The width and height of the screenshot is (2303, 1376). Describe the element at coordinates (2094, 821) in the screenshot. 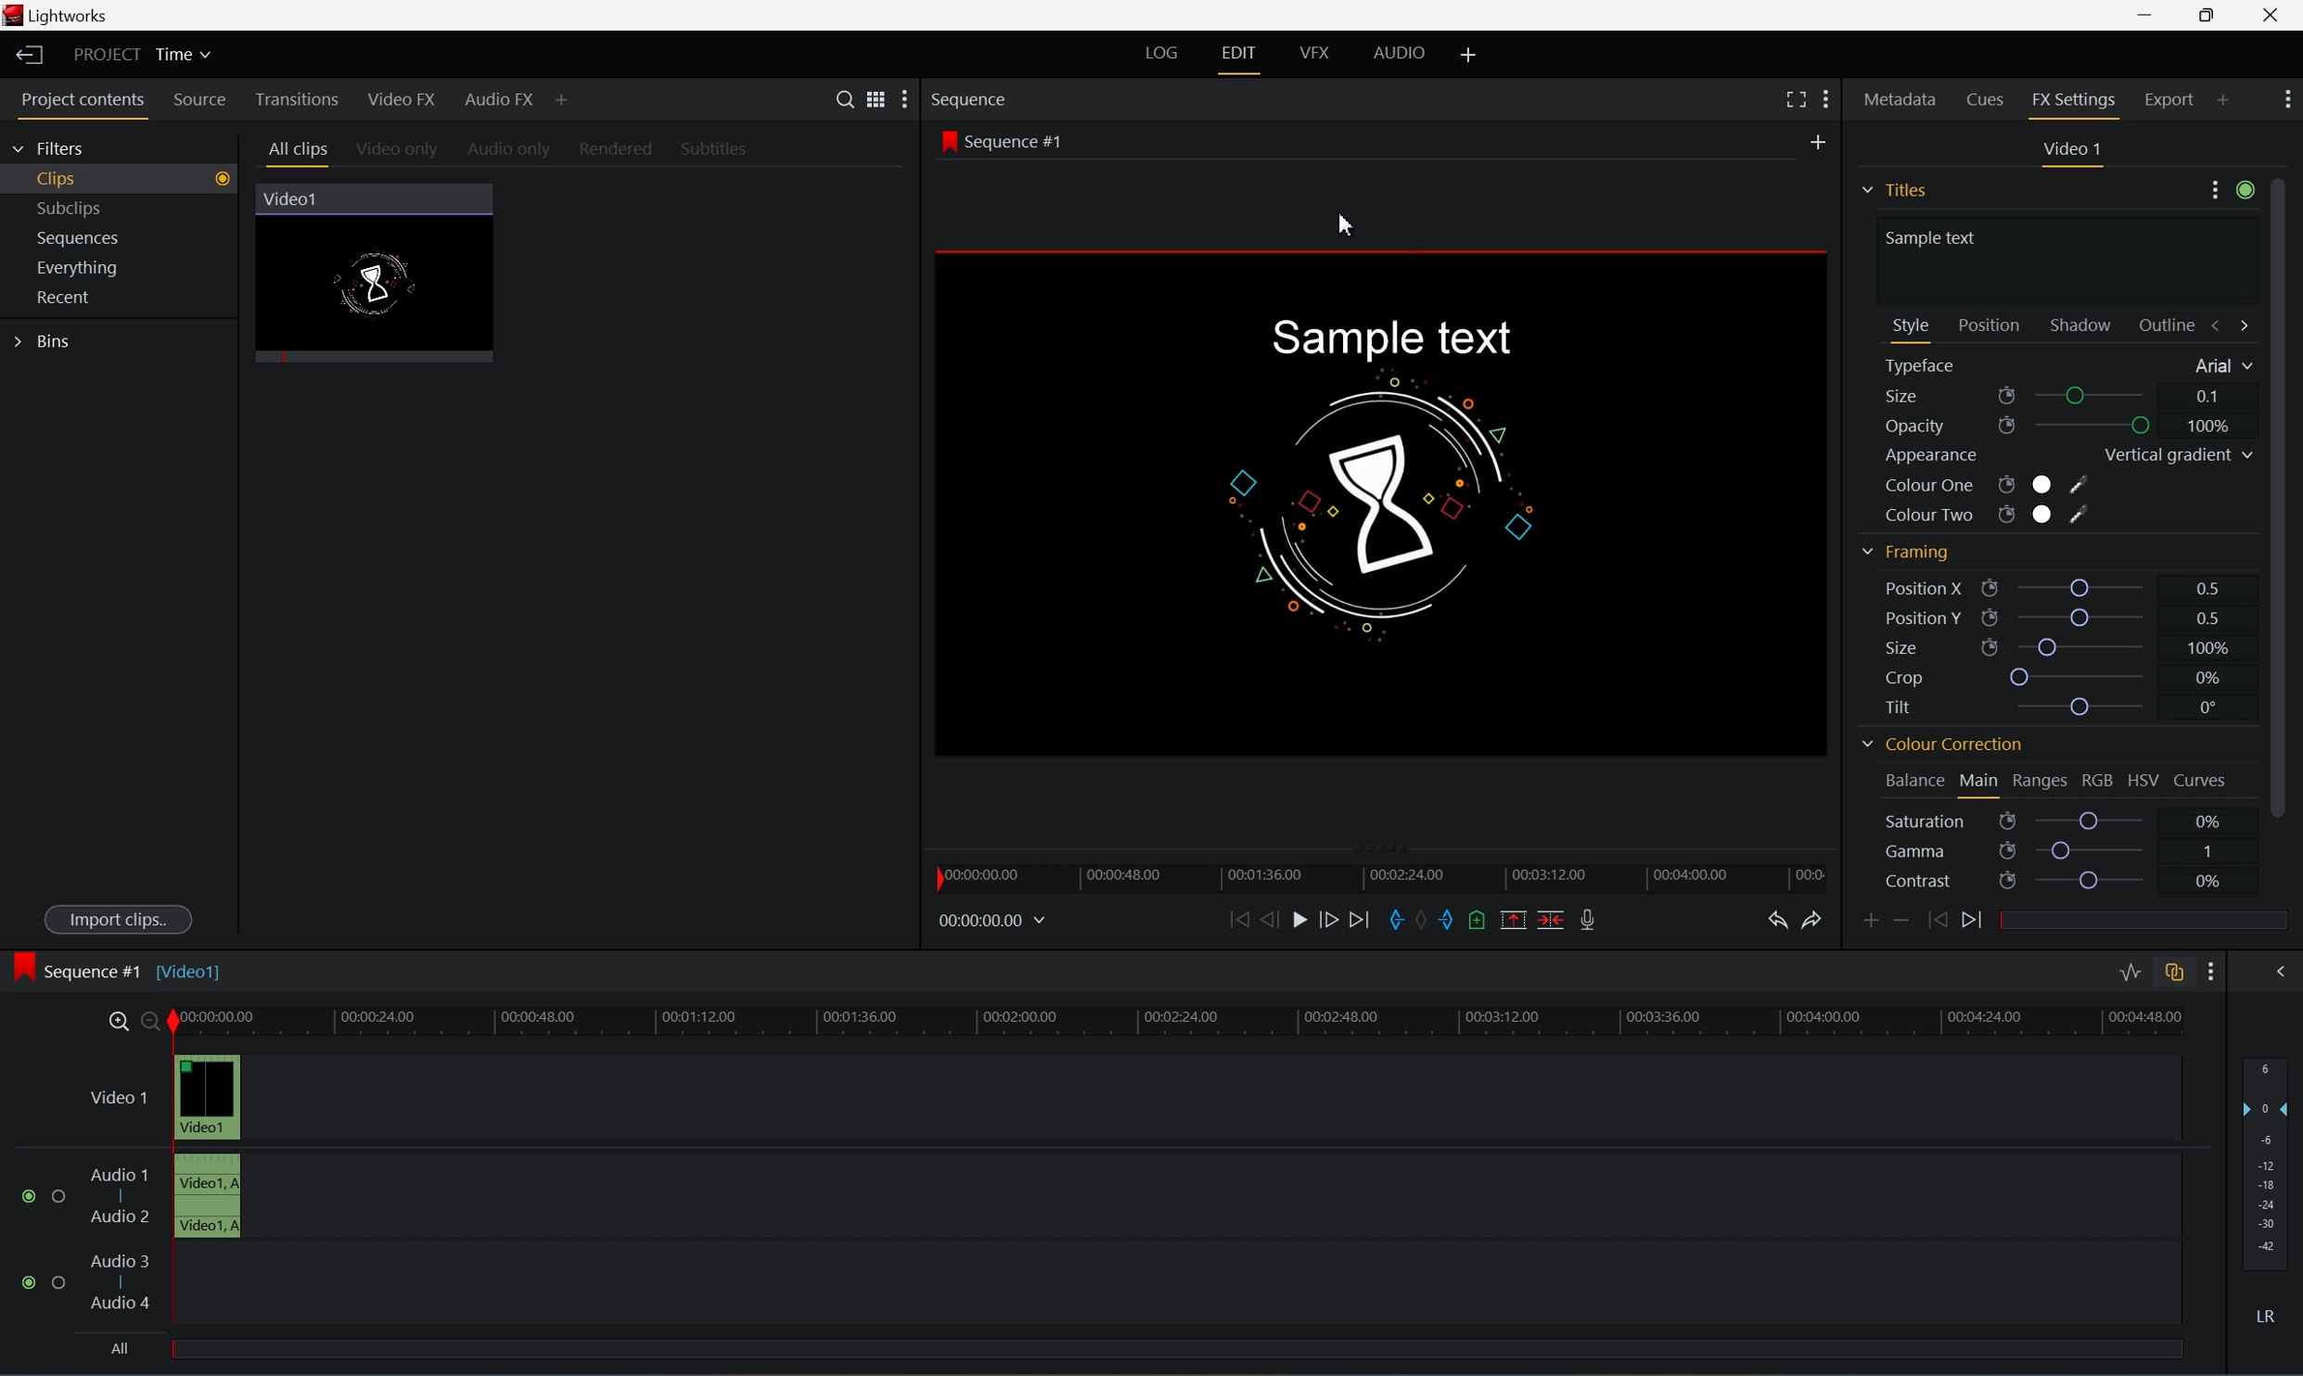

I see `slider` at that location.